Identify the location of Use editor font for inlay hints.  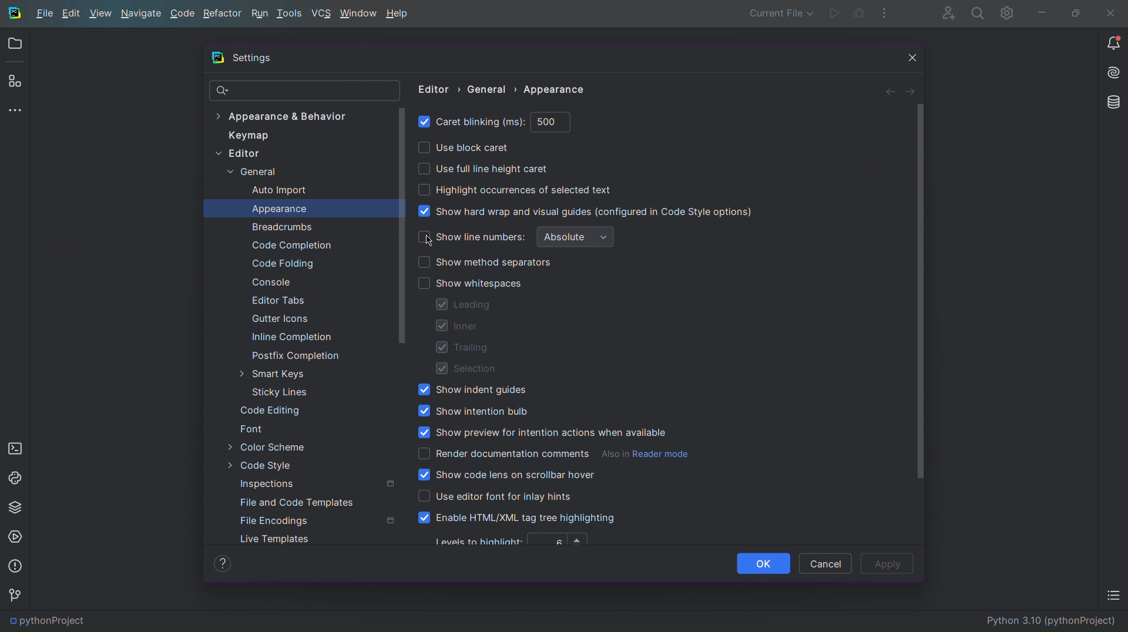
(495, 497).